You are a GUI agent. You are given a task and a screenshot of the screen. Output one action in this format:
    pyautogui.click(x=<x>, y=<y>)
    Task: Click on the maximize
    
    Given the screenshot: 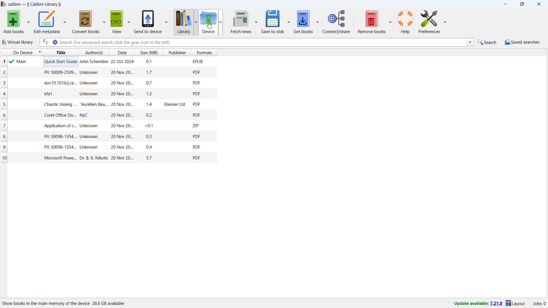 What is the action you would take?
    pyautogui.click(x=521, y=4)
    